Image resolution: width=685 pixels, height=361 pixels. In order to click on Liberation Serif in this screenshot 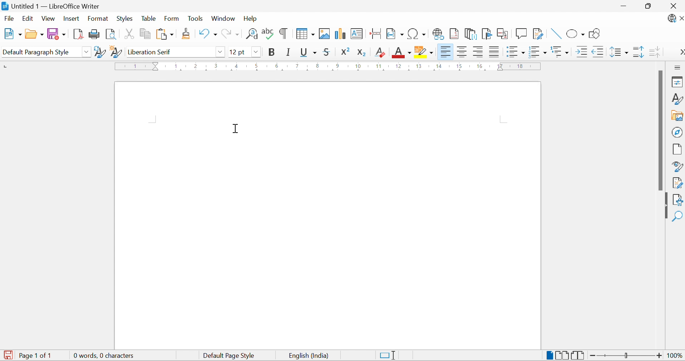, I will do `click(152, 52)`.